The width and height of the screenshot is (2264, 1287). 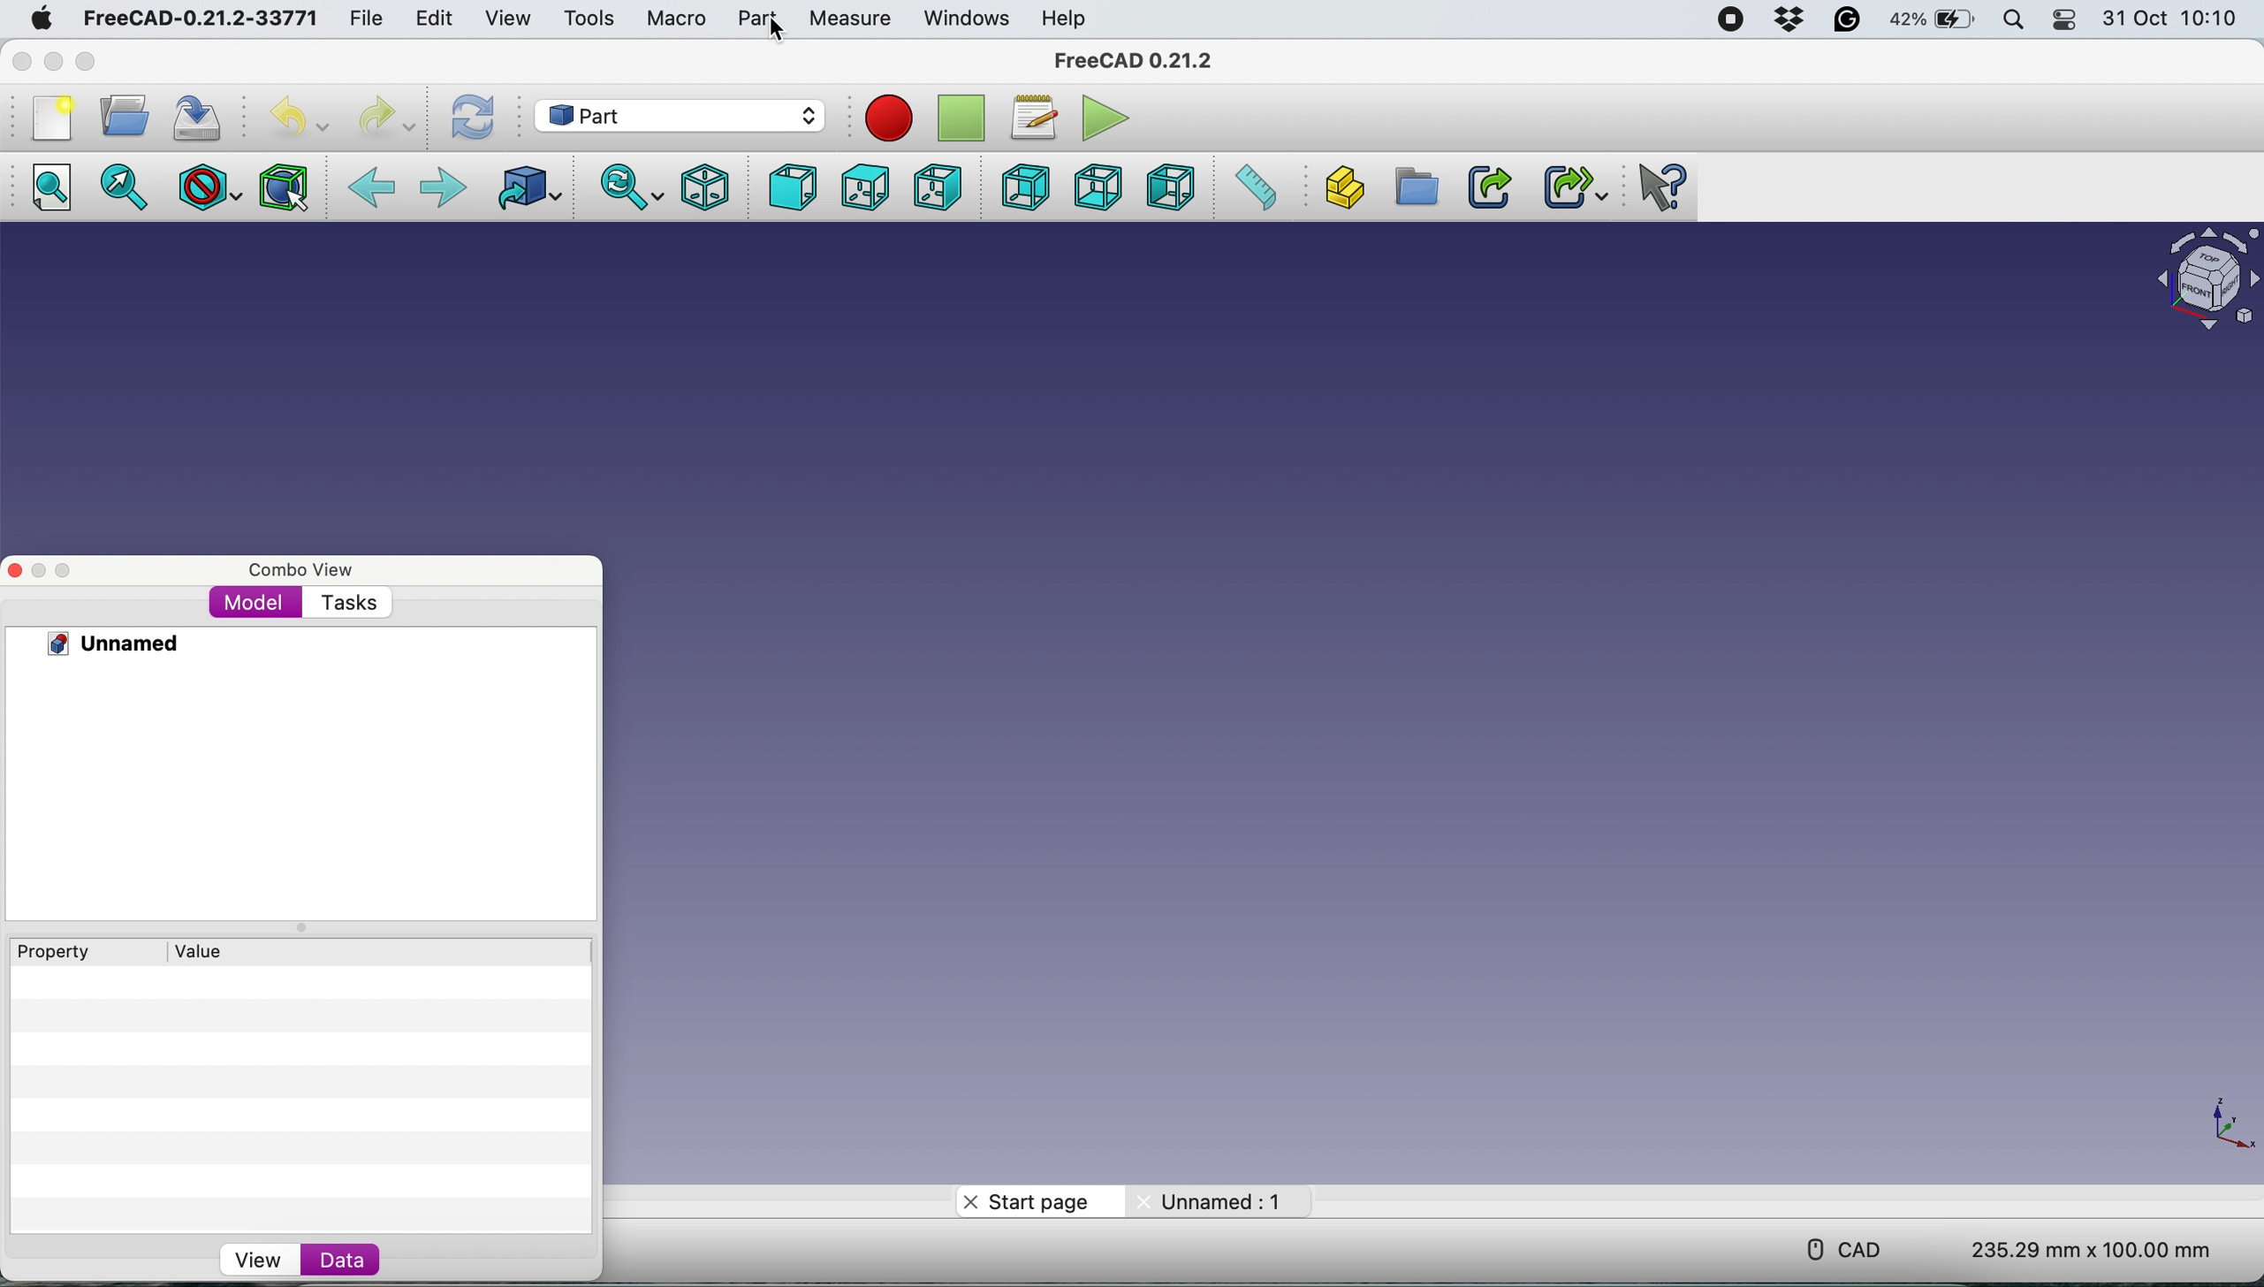 I want to click on Save, so click(x=194, y=117).